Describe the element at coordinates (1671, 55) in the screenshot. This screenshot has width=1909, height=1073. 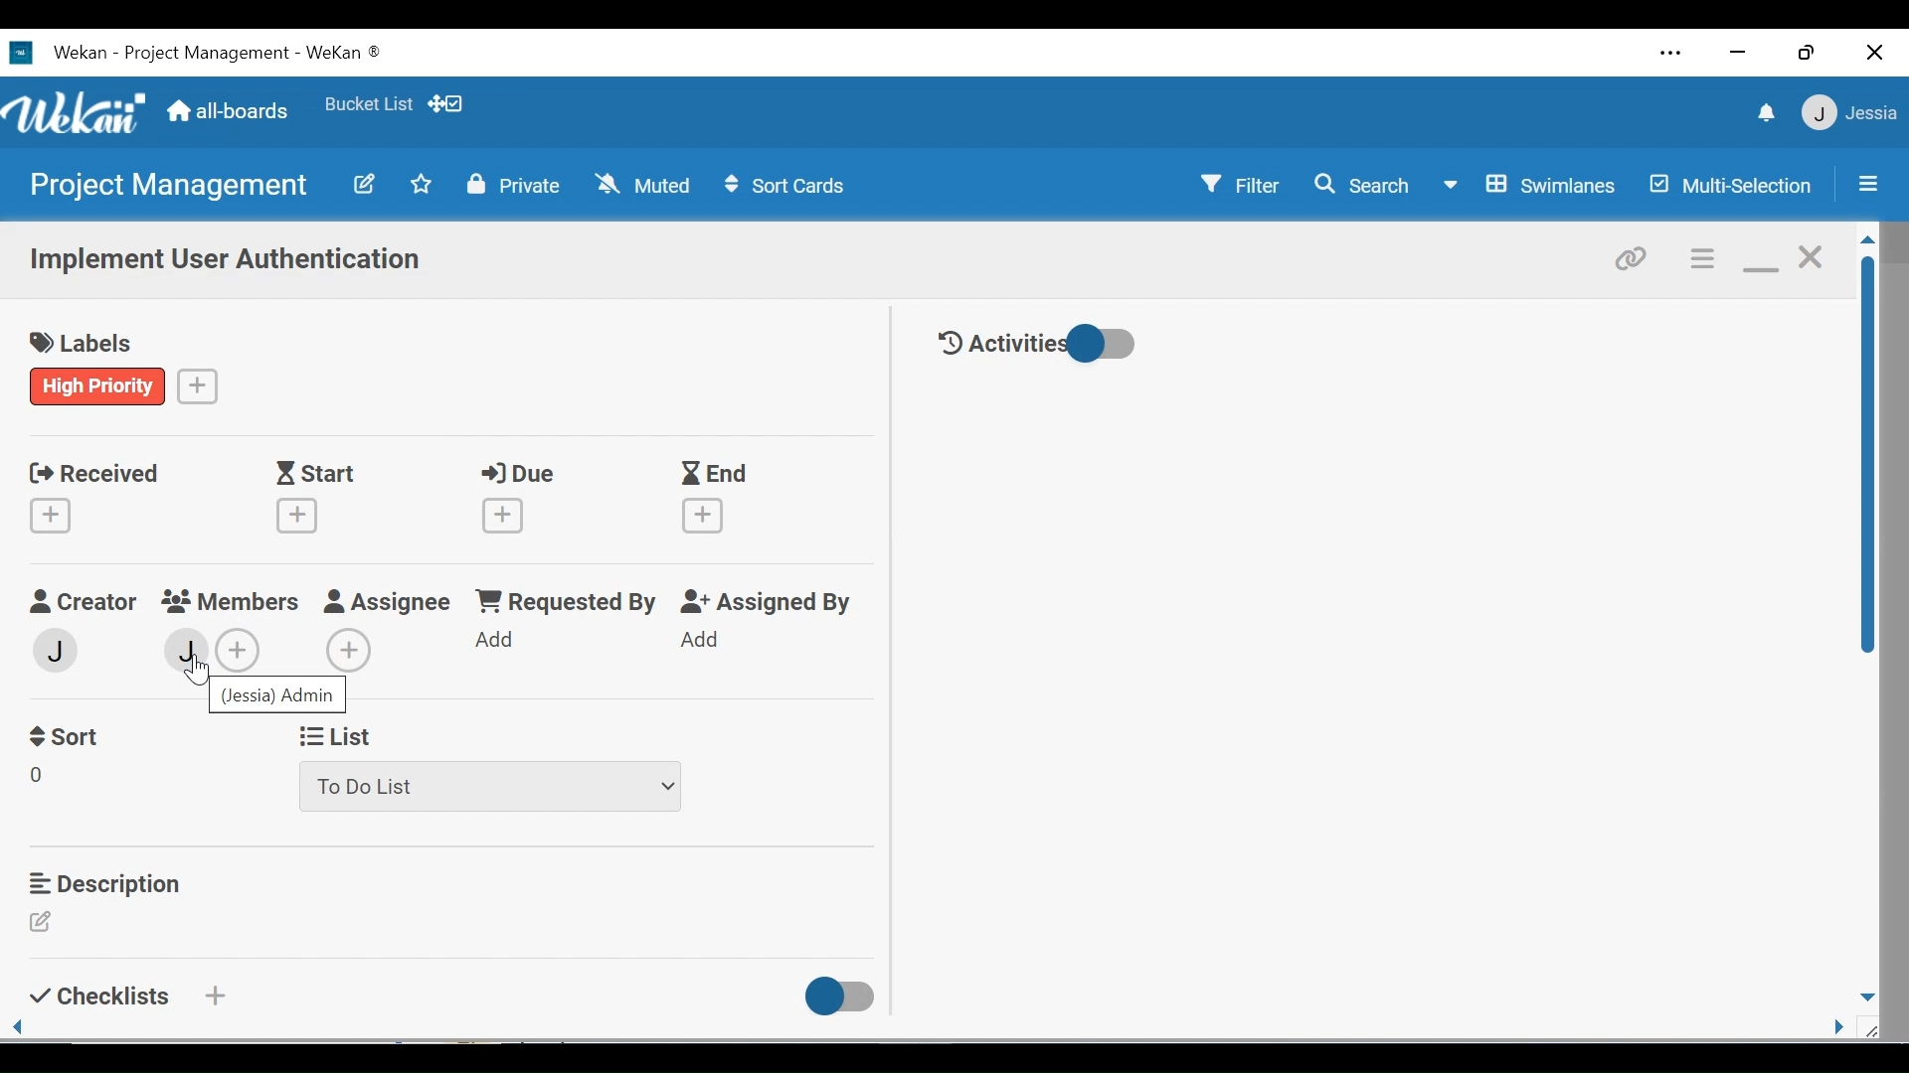
I see `Settings and more` at that location.